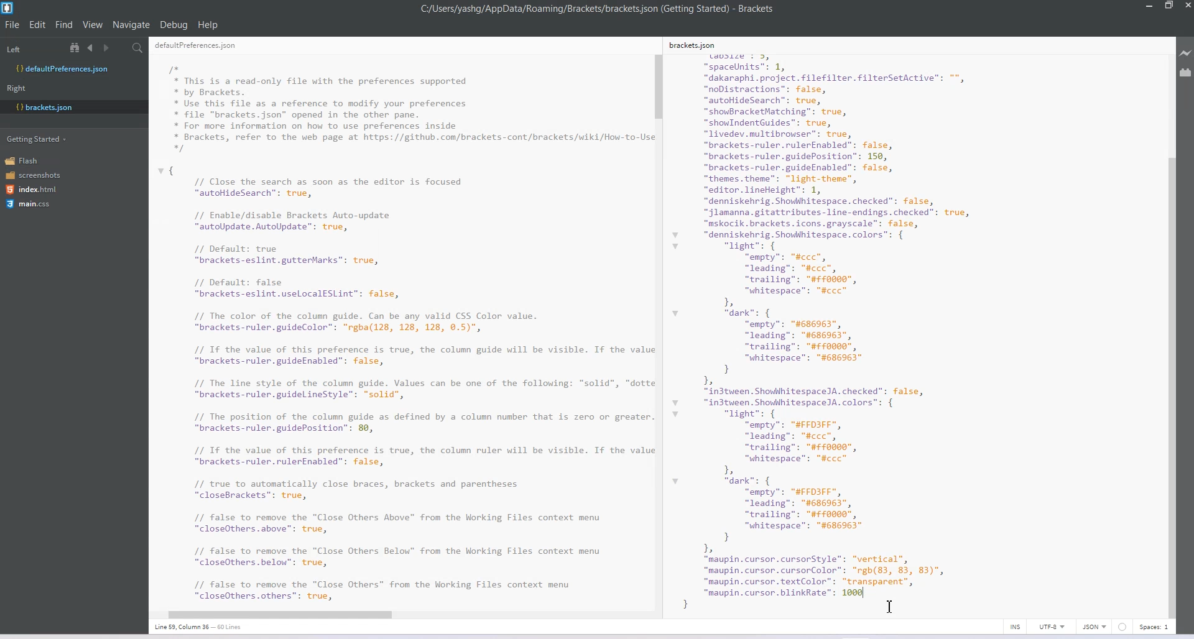 The image size is (1194, 639). What do you see at coordinates (73, 69) in the screenshot?
I see `Defaultpreferences.json` at bounding box center [73, 69].